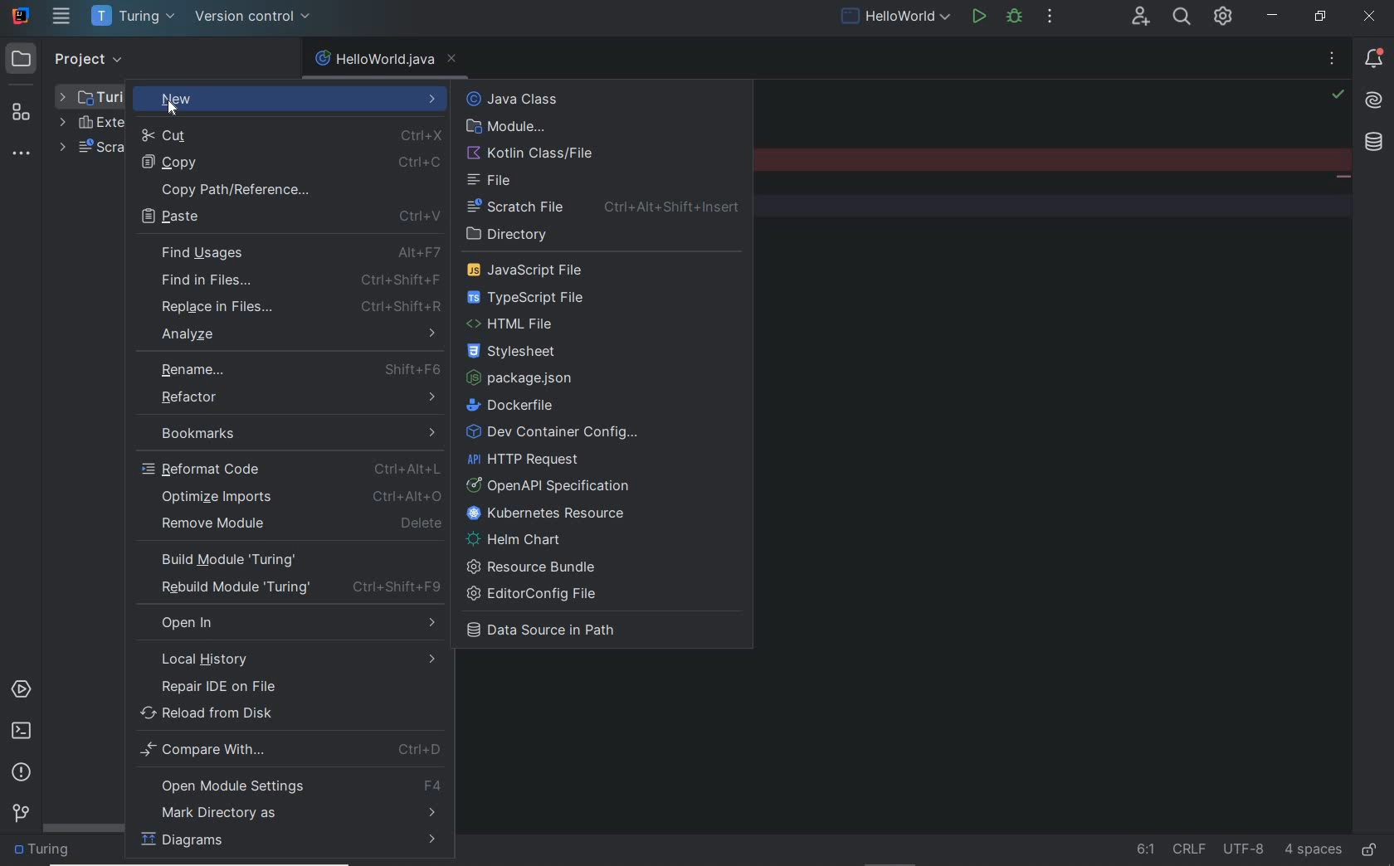  Describe the element at coordinates (296, 622) in the screenshot. I see `open in` at that location.